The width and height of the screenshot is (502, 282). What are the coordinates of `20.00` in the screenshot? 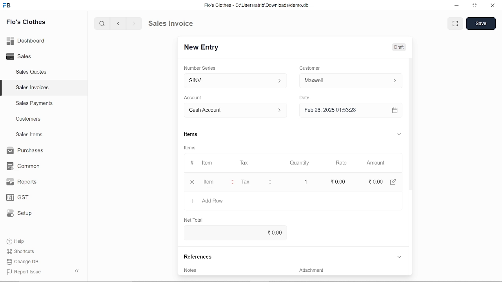 It's located at (340, 182).